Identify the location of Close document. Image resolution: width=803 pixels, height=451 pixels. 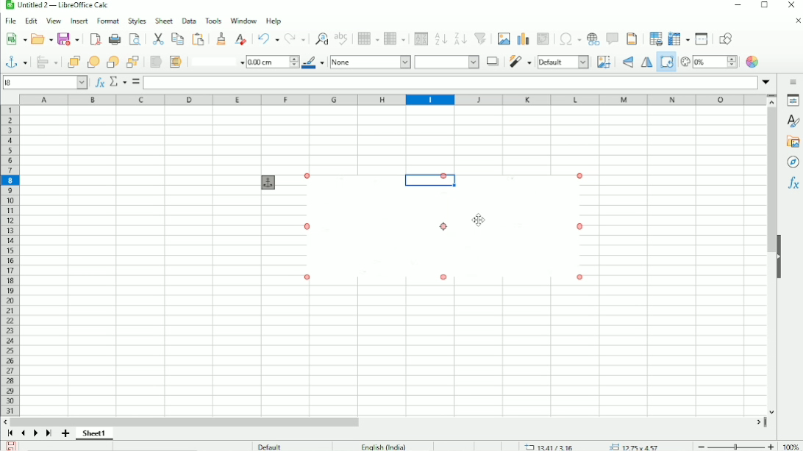
(797, 21).